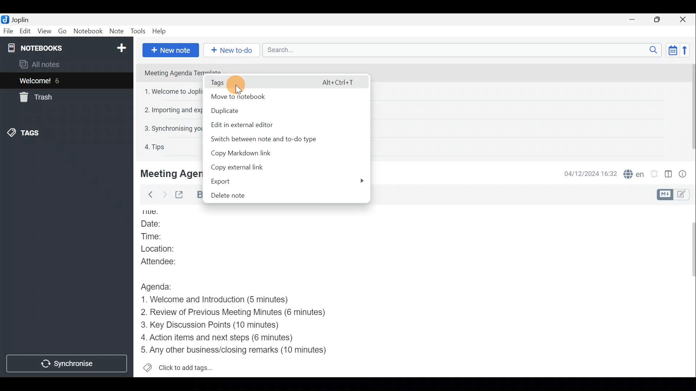  I want to click on 6, so click(59, 81).